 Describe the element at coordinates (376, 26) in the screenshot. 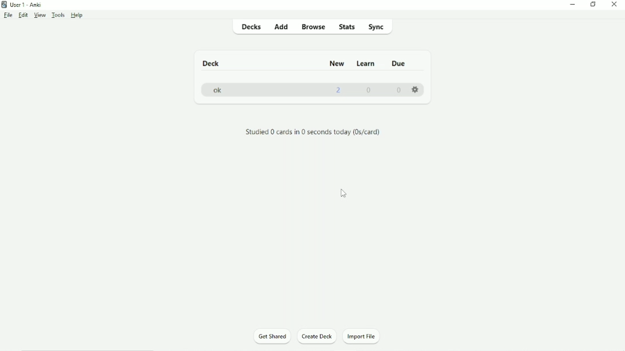

I see `Sync` at that location.